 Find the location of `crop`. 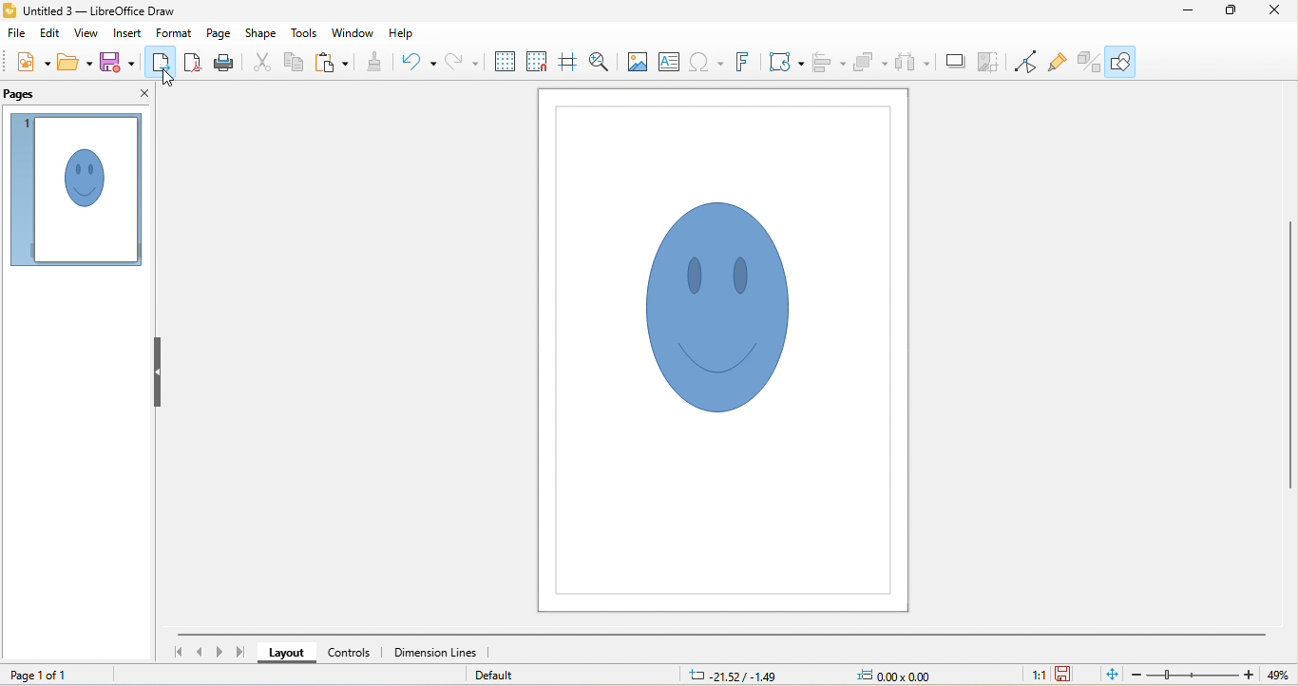

crop is located at coordinates (990, 62).